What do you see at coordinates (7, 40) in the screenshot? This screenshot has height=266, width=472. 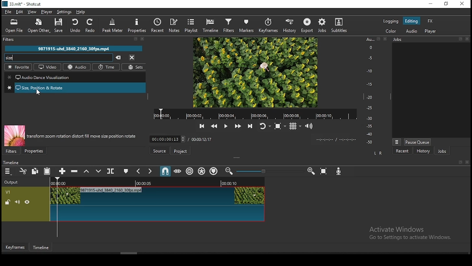 I see `filters` at bounding box center [7, 40].